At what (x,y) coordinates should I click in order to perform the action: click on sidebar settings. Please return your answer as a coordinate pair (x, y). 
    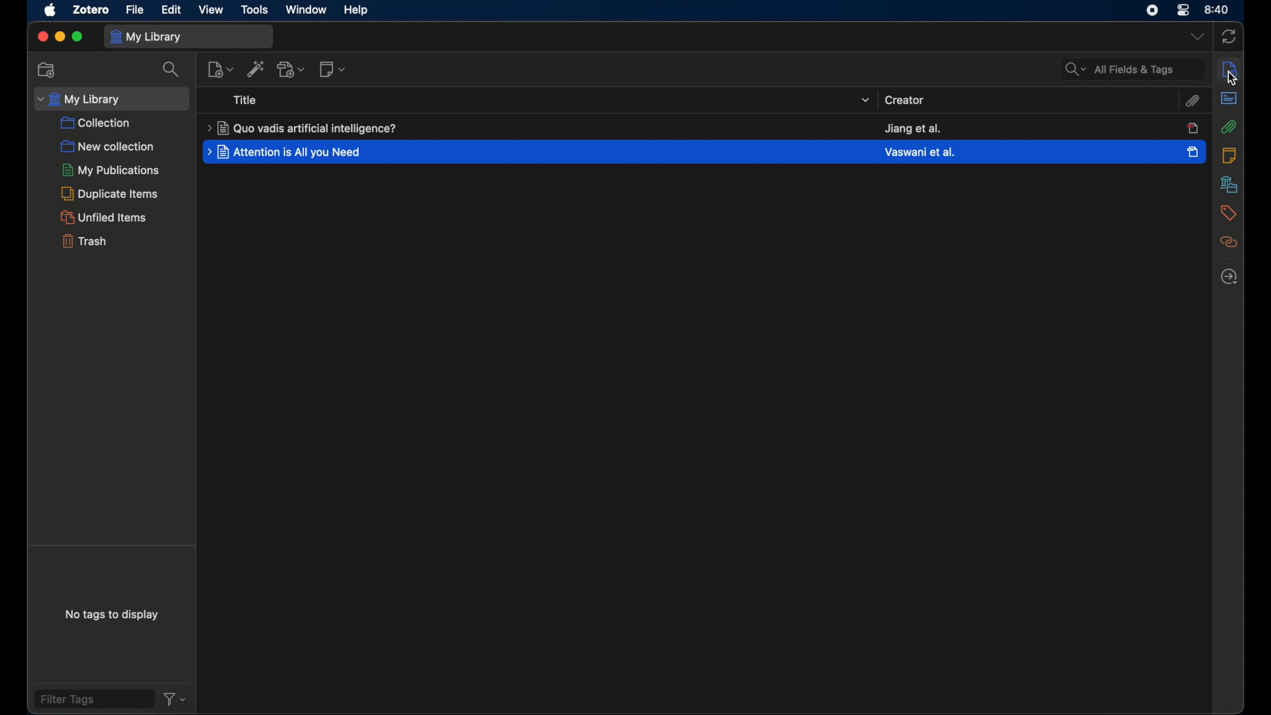
    Looking at the image, I should click on (1229, 70).